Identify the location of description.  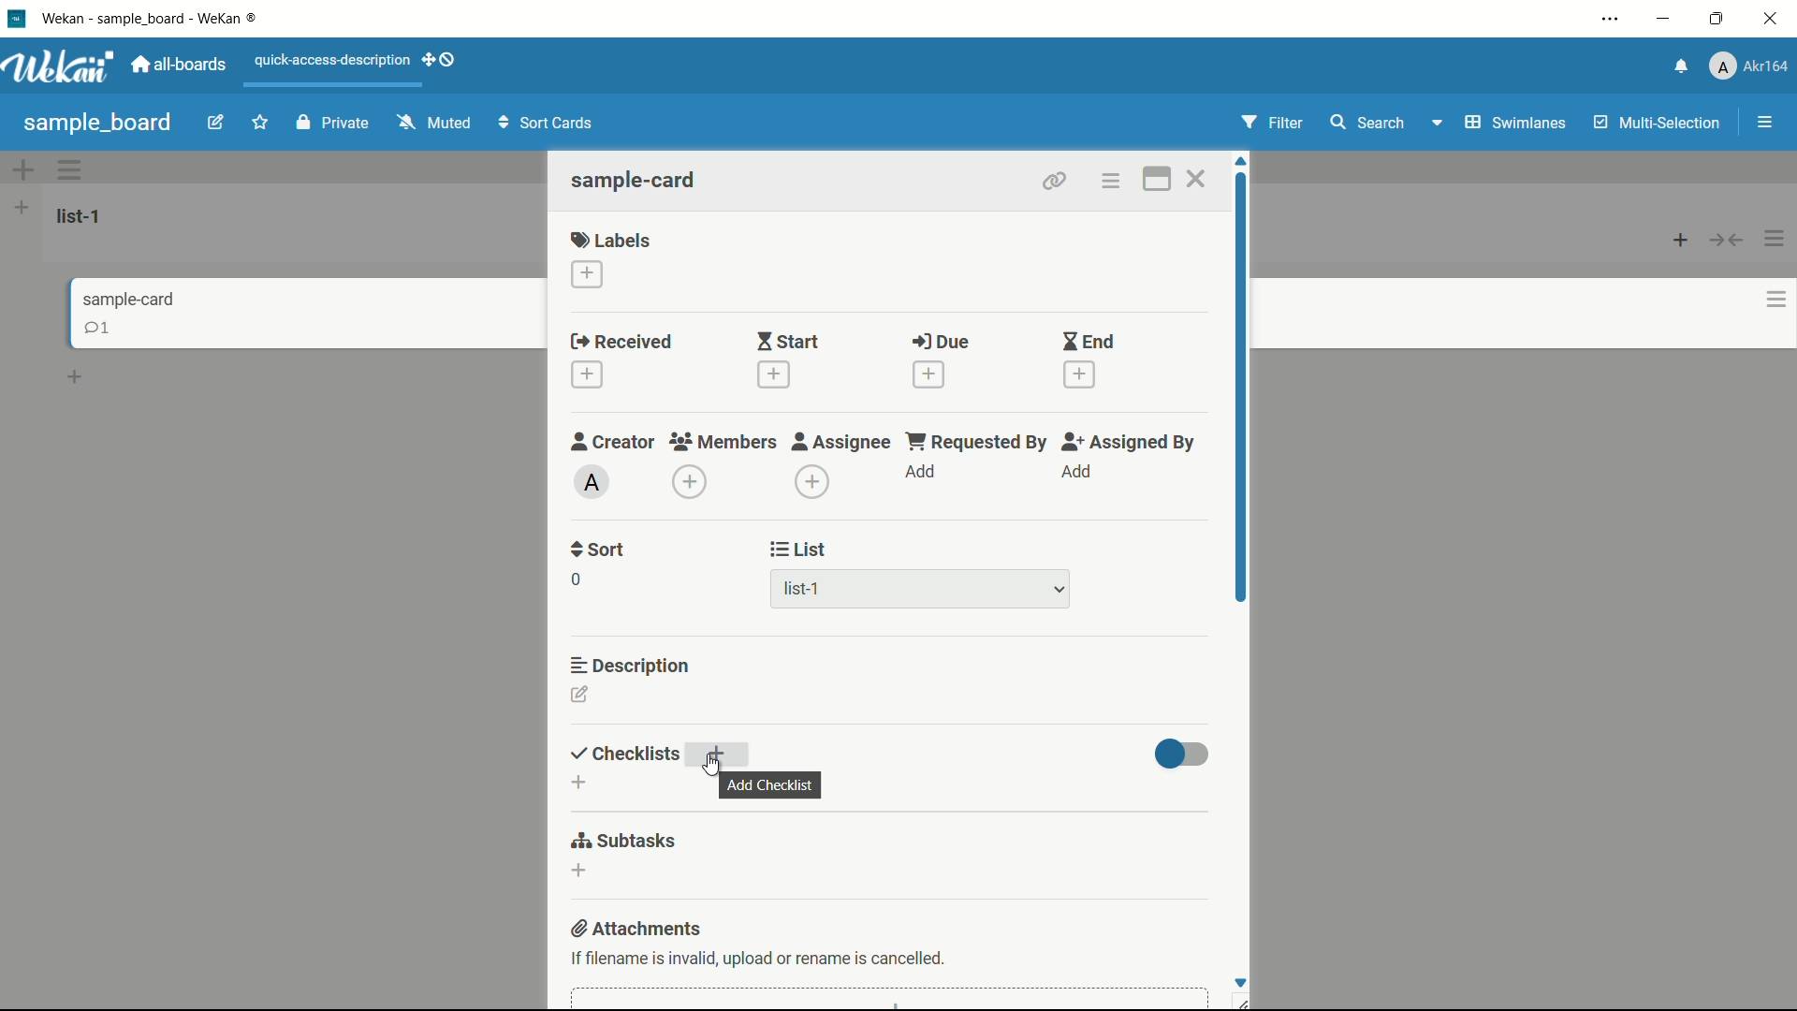
(636, 666).